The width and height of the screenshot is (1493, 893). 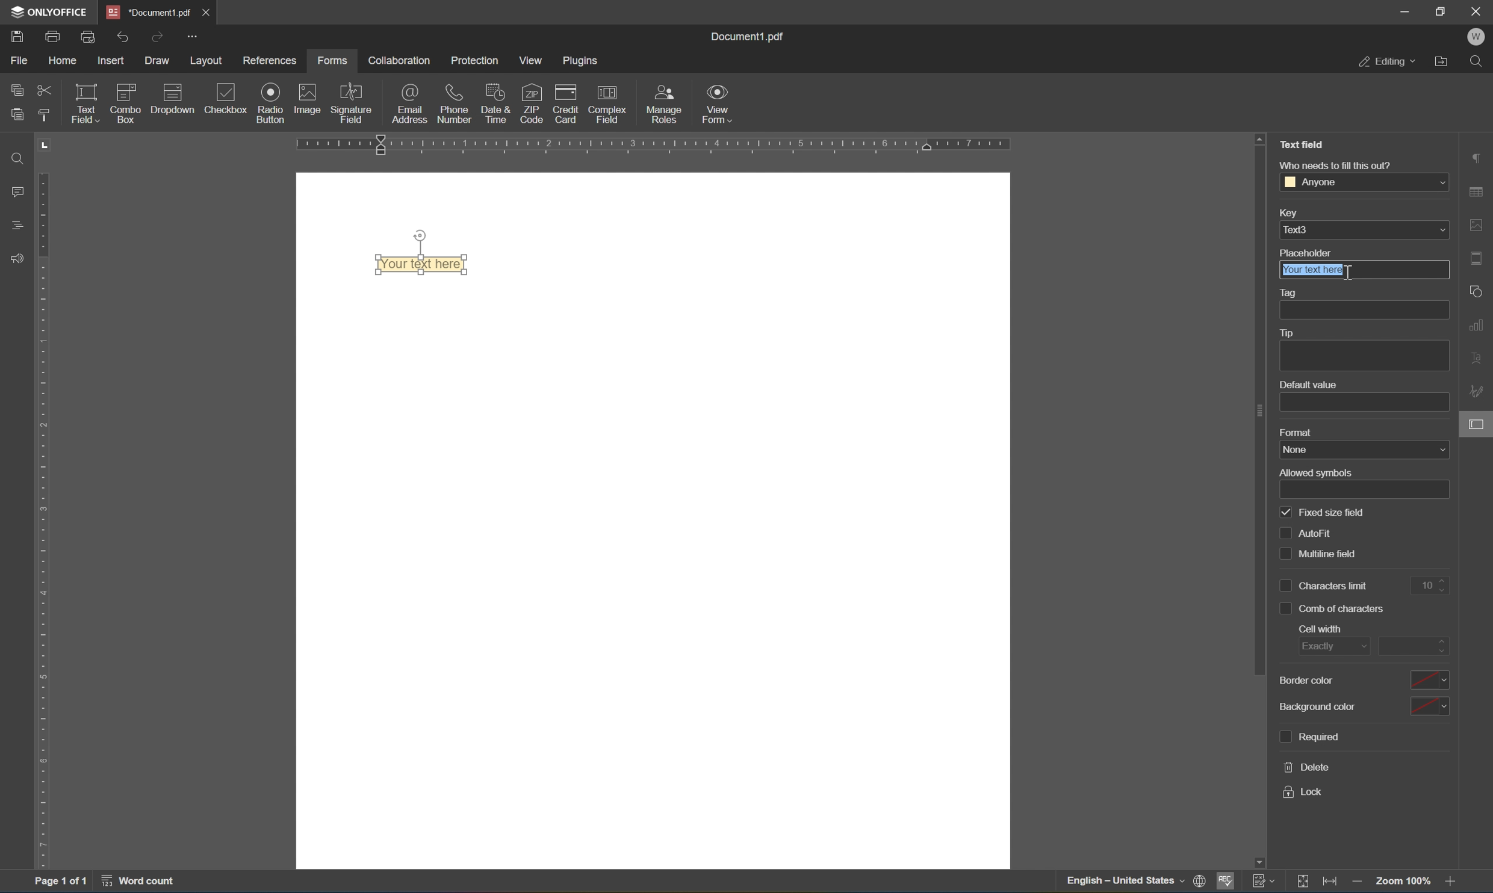 I want to click on key, so click(x=1296, y=213).